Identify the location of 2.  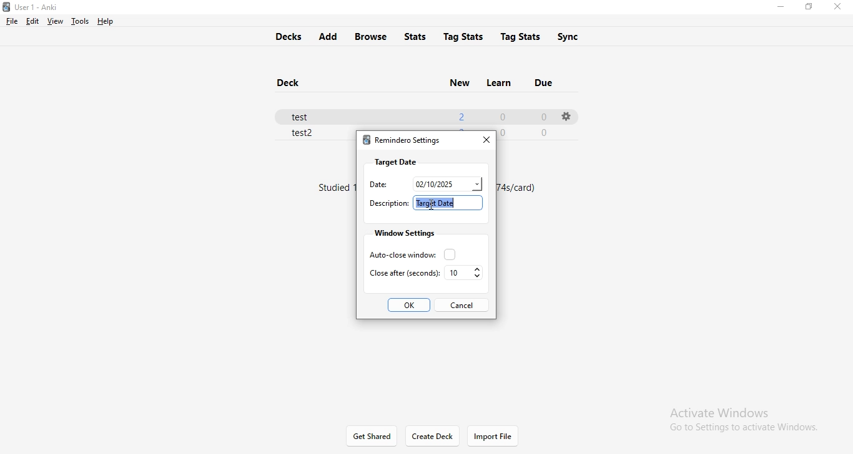
(460, 115).